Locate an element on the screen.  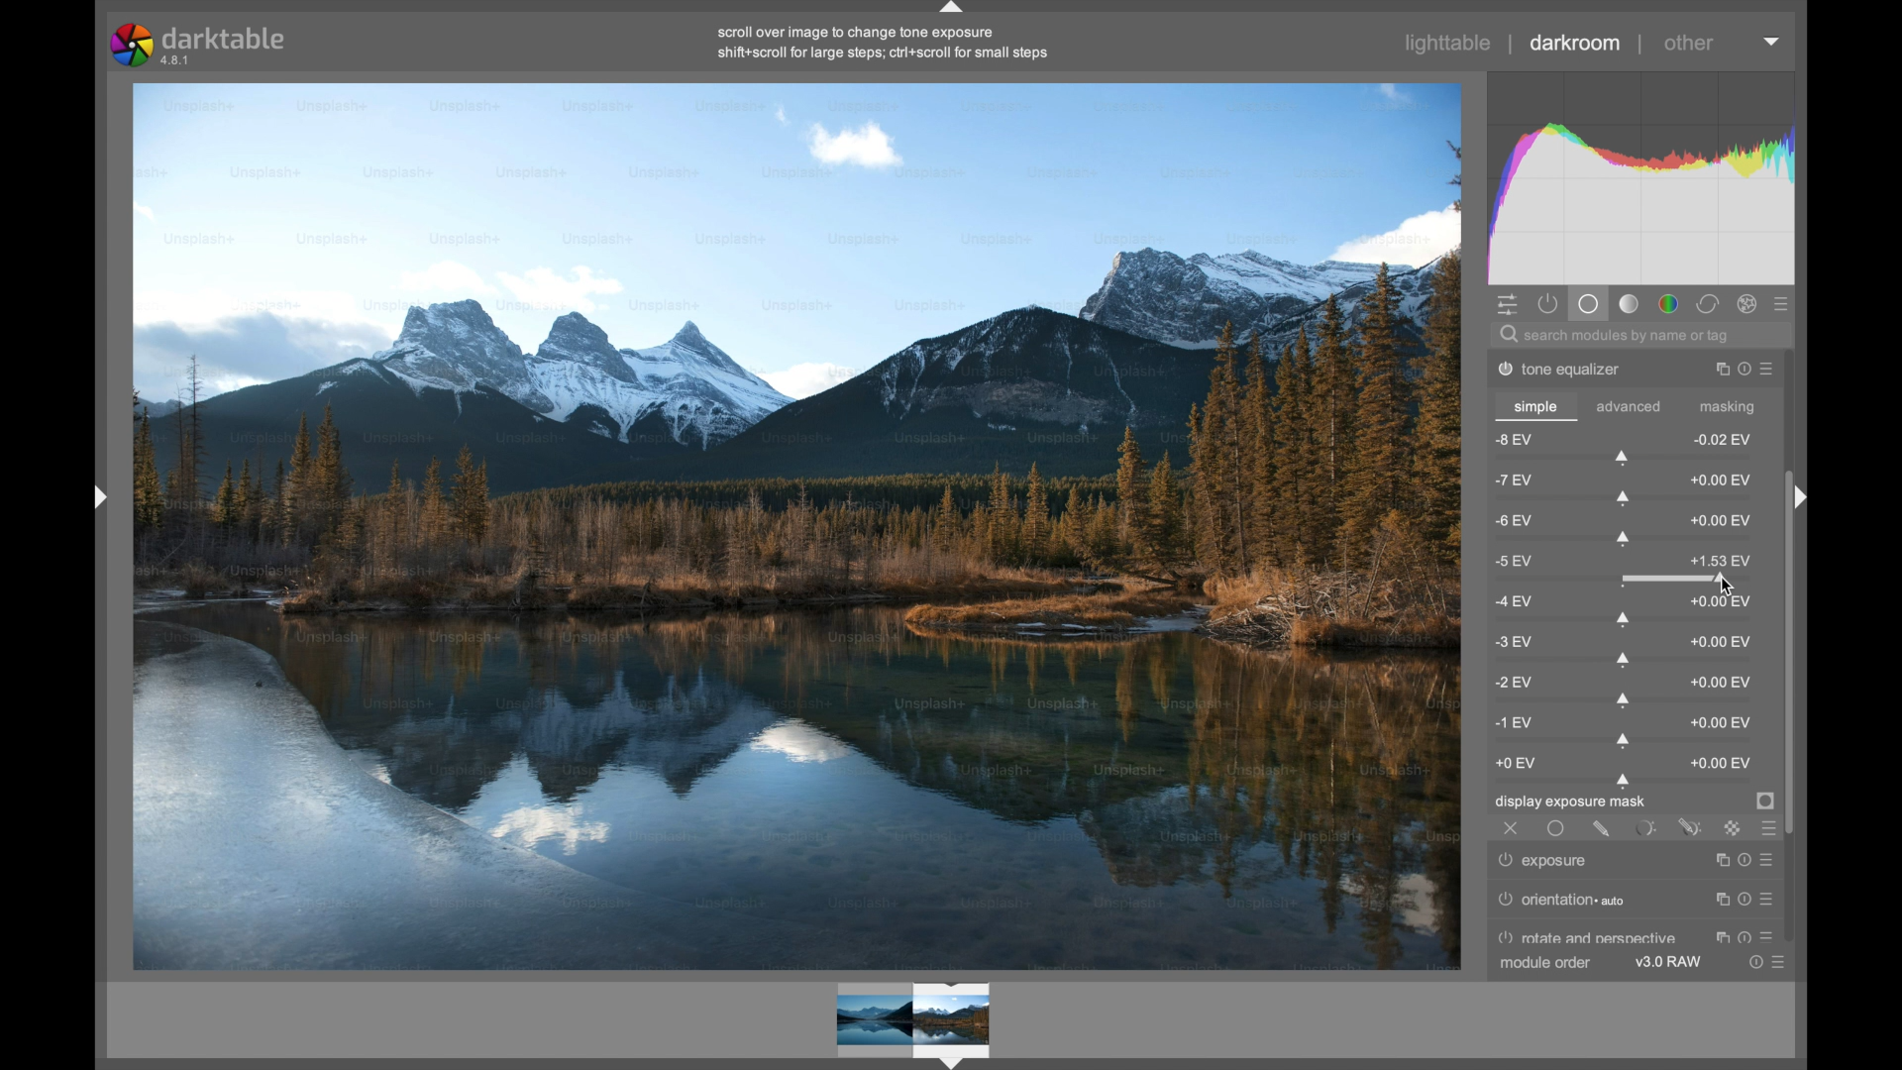
-4 ev is located at coordinates (1515, 601).